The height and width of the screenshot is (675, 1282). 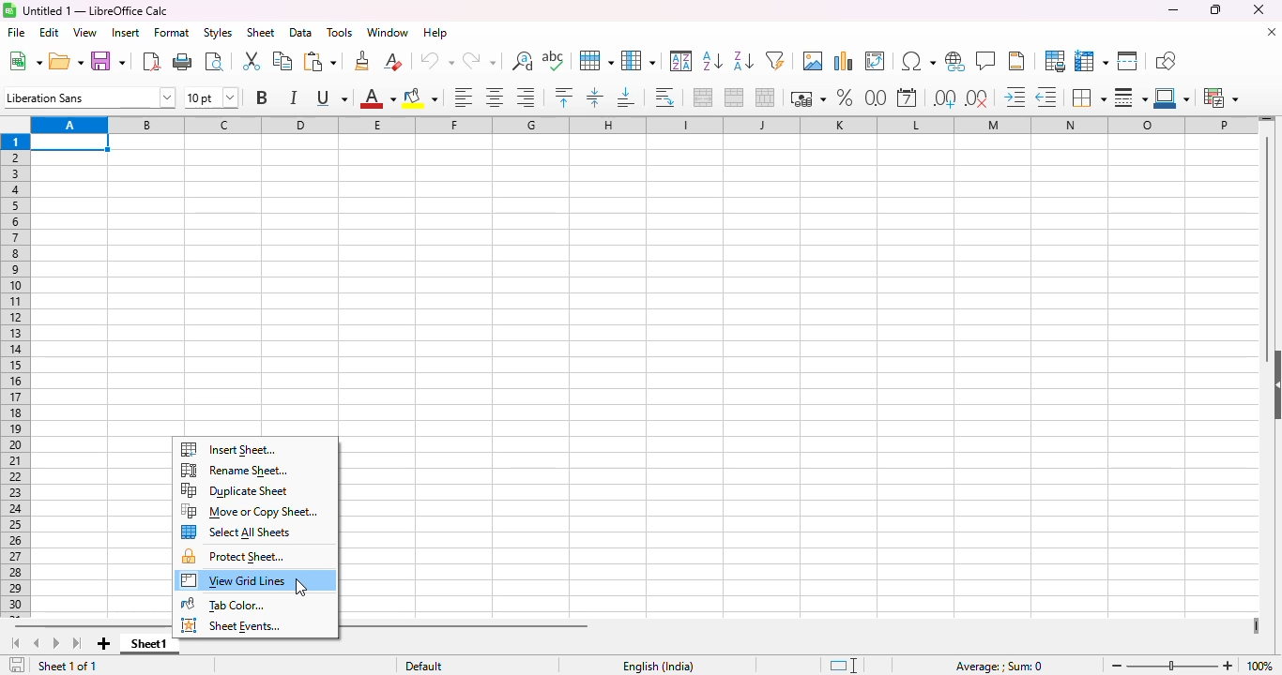 I want to click on scroll to next sheet, so click(x=54, y=644).